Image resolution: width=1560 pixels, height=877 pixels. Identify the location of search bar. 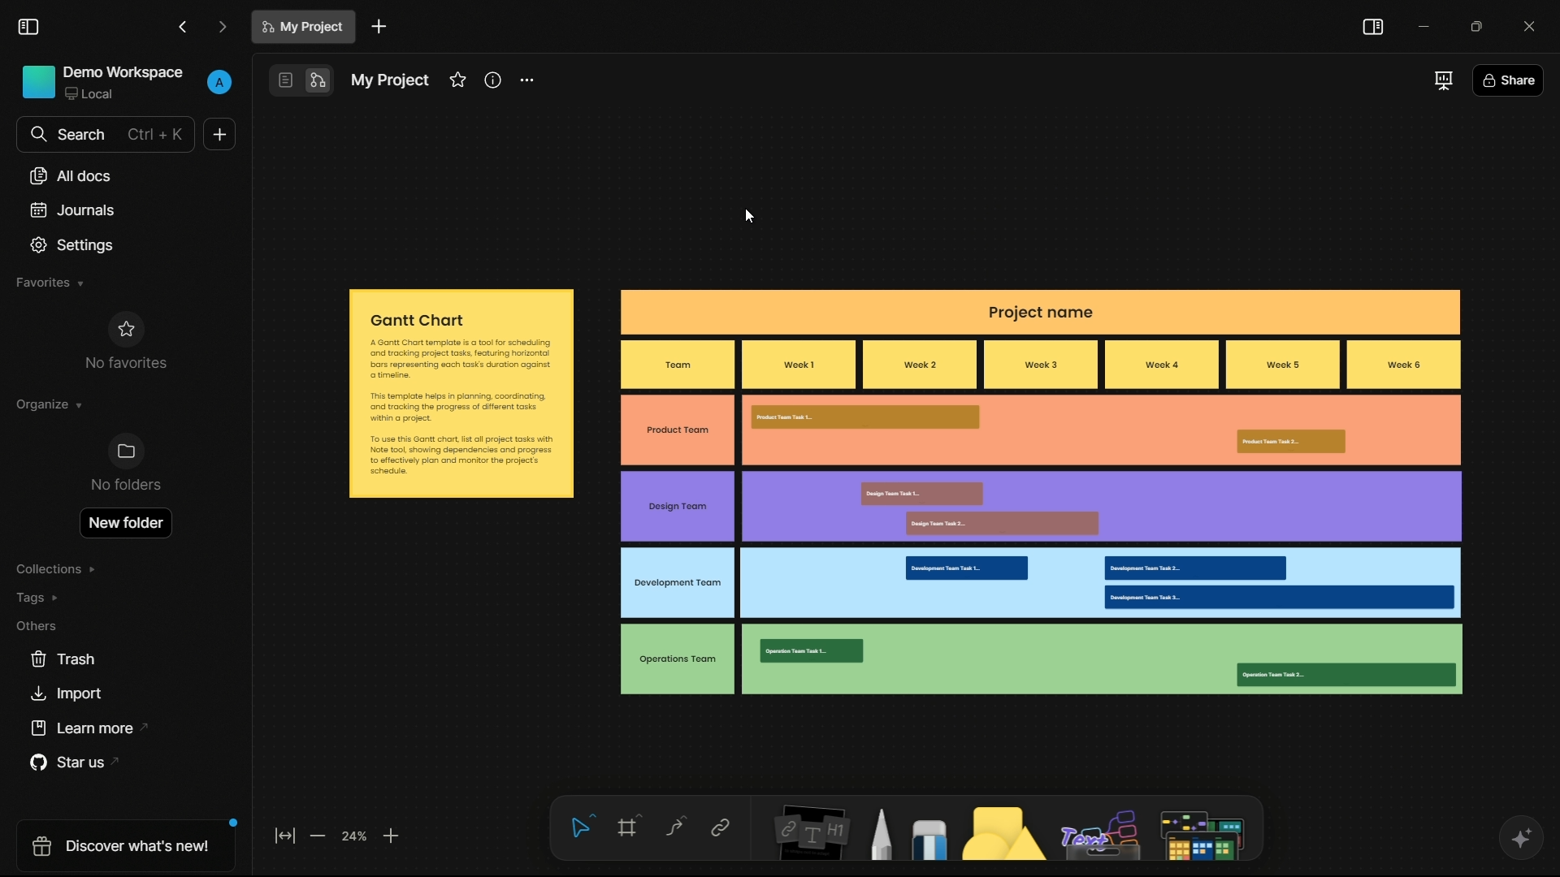
(106, 135).